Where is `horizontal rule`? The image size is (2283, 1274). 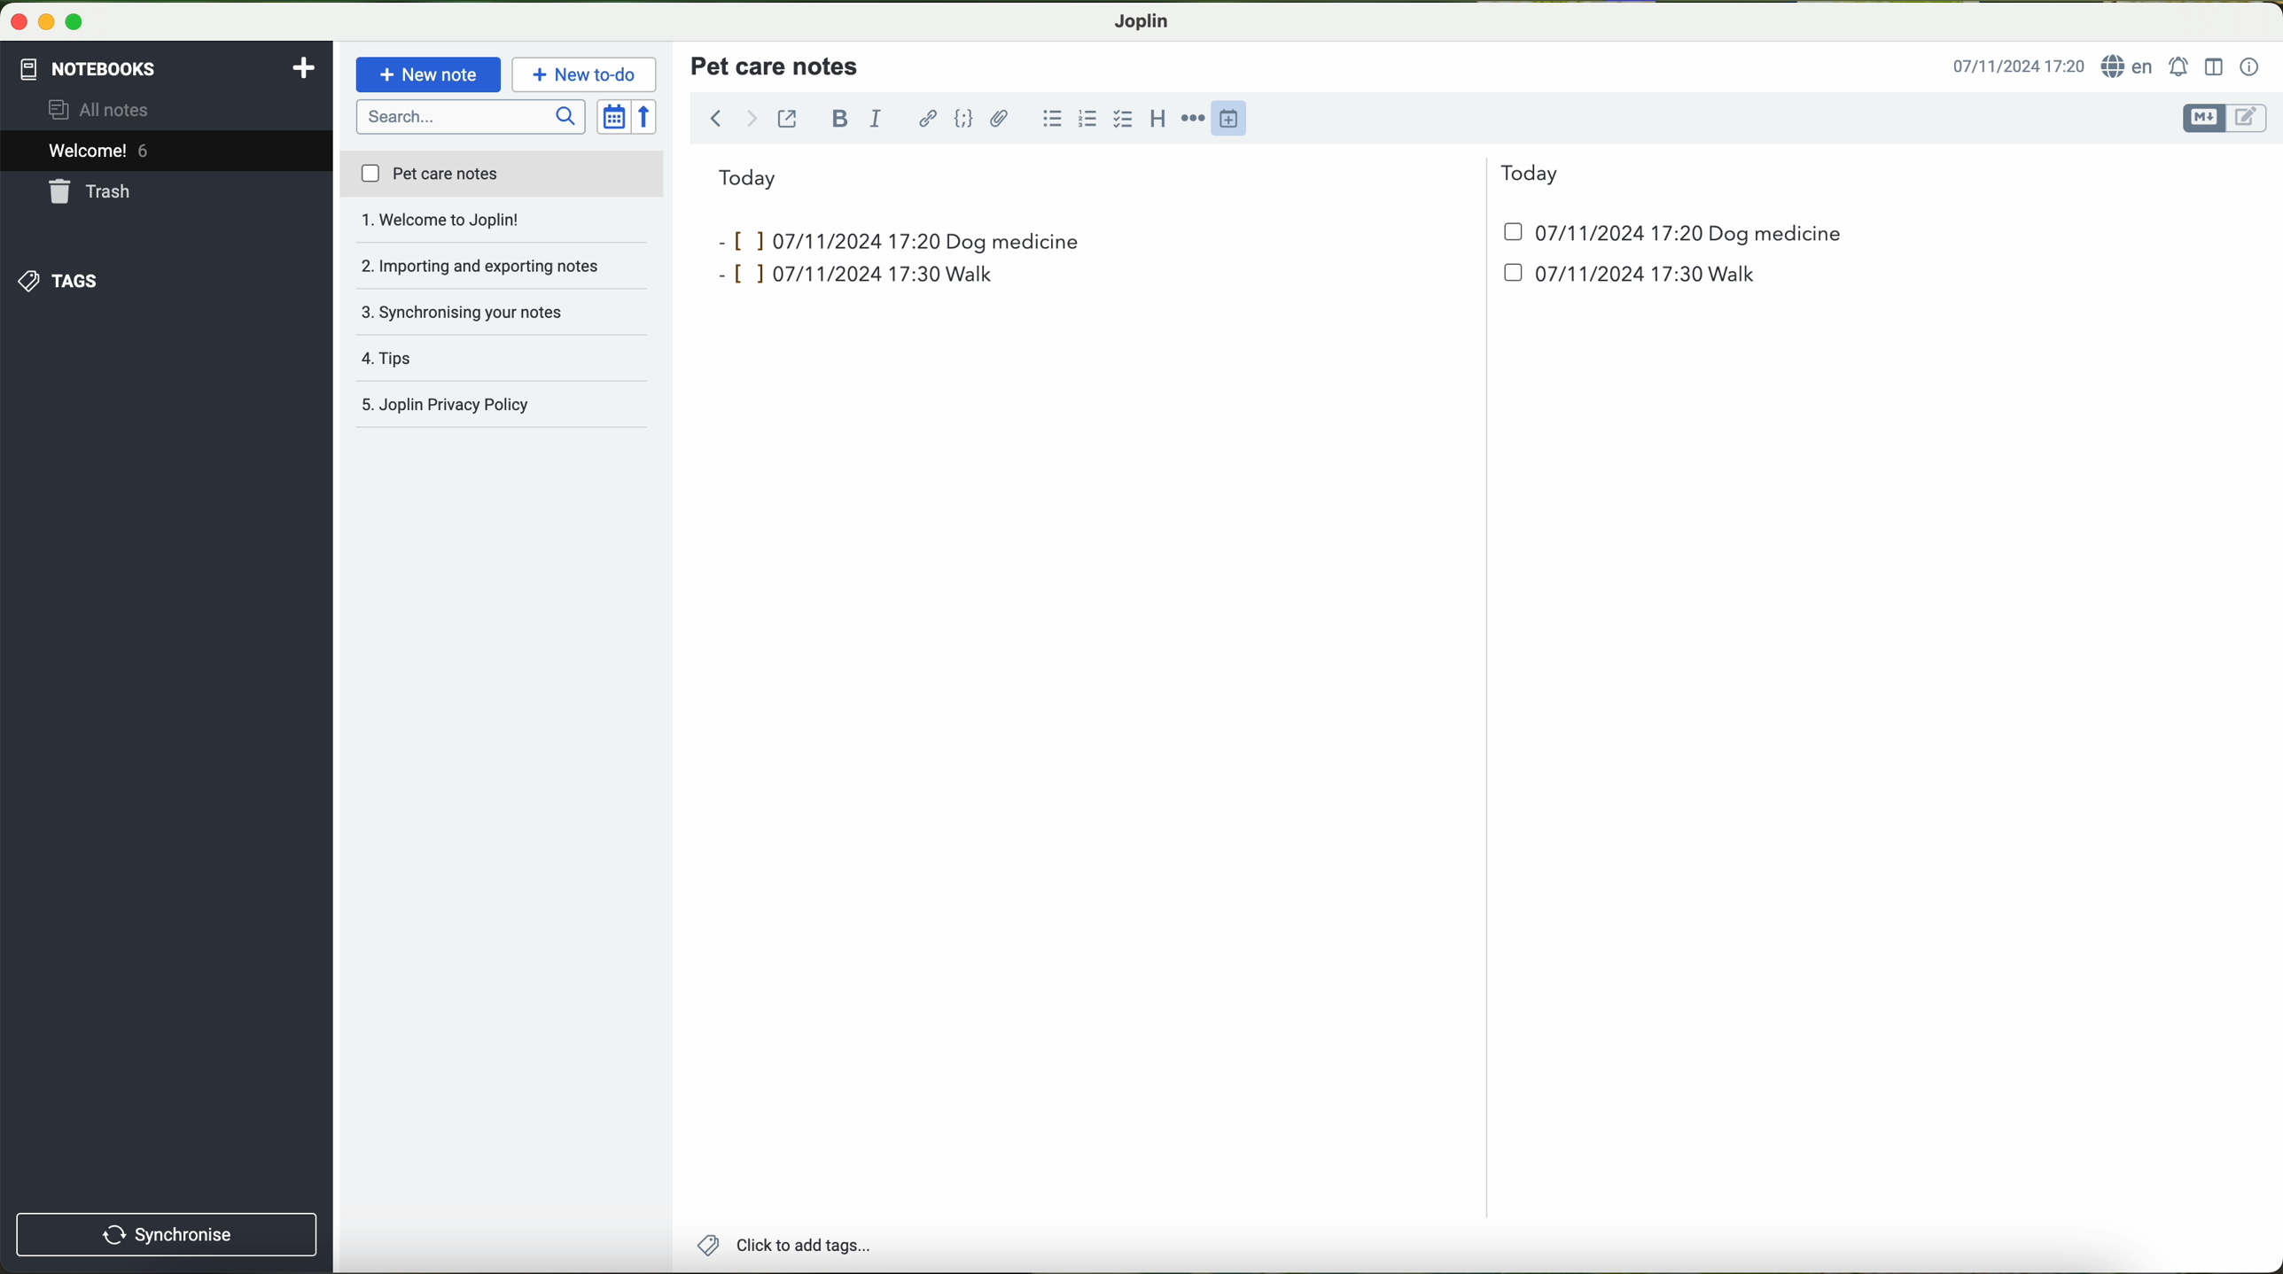 horizontal rule is located at coordinates (1196, 119).